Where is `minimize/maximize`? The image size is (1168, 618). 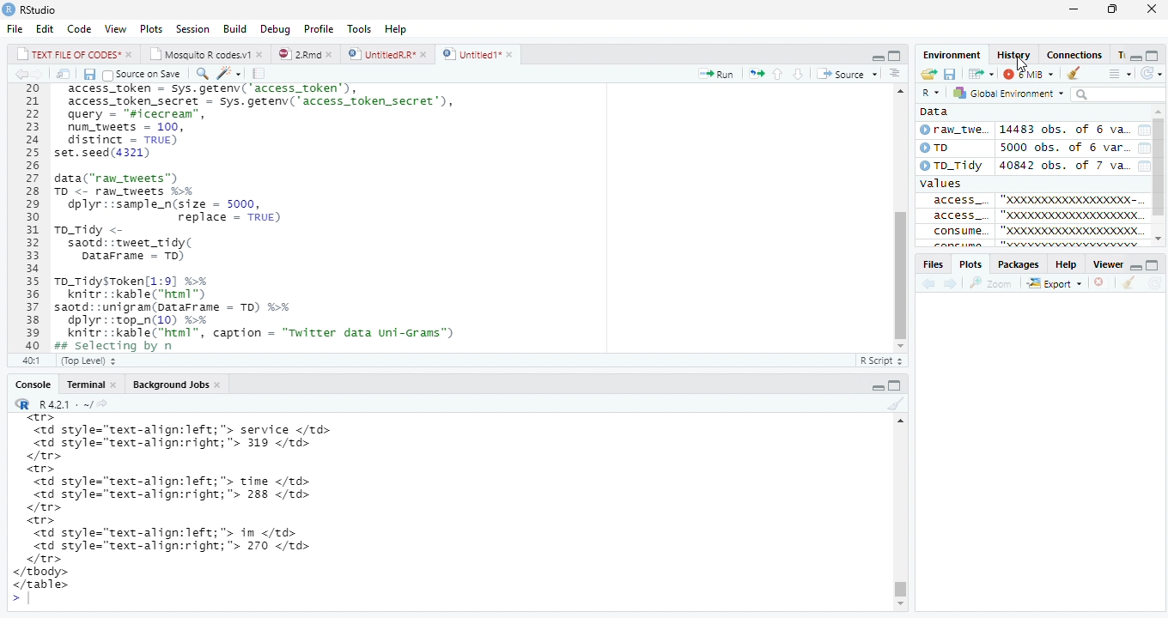 minimize/maximize is located at coordinates (1149, 52).